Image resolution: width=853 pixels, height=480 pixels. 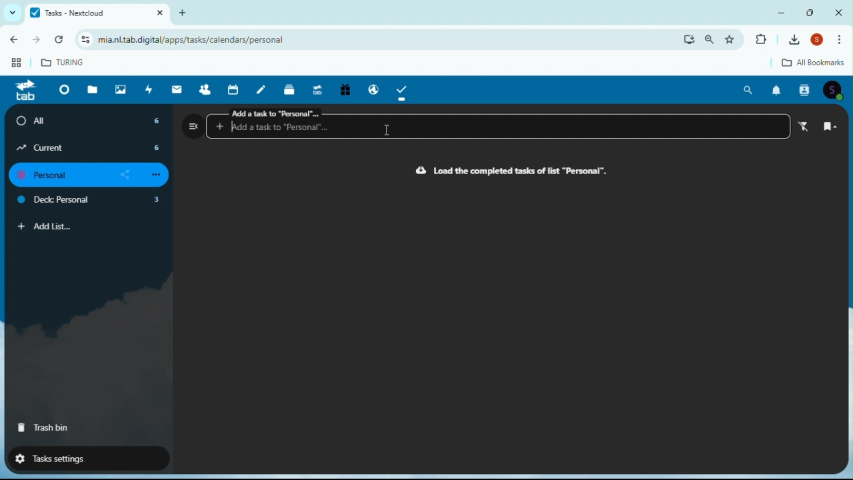 I want to click on Active filter, so click(x=807, y=127).